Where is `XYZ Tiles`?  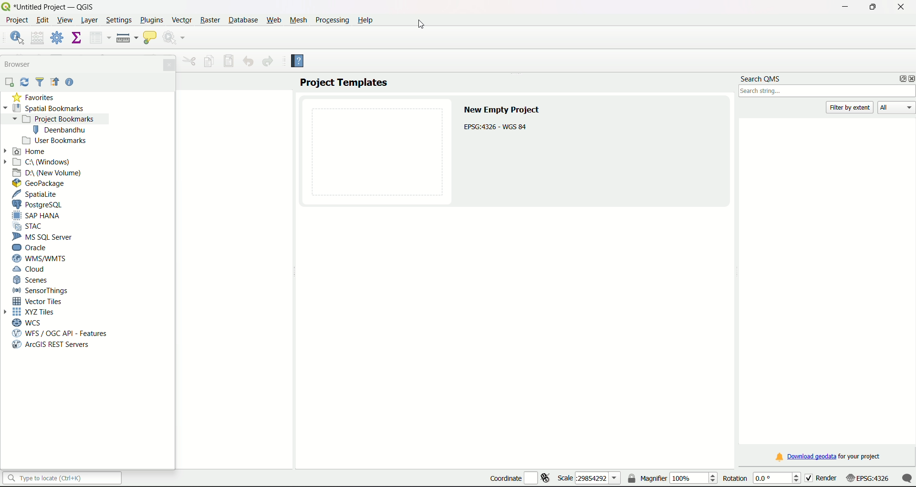
XYZ Tiles is located at coordinates (35, 310).